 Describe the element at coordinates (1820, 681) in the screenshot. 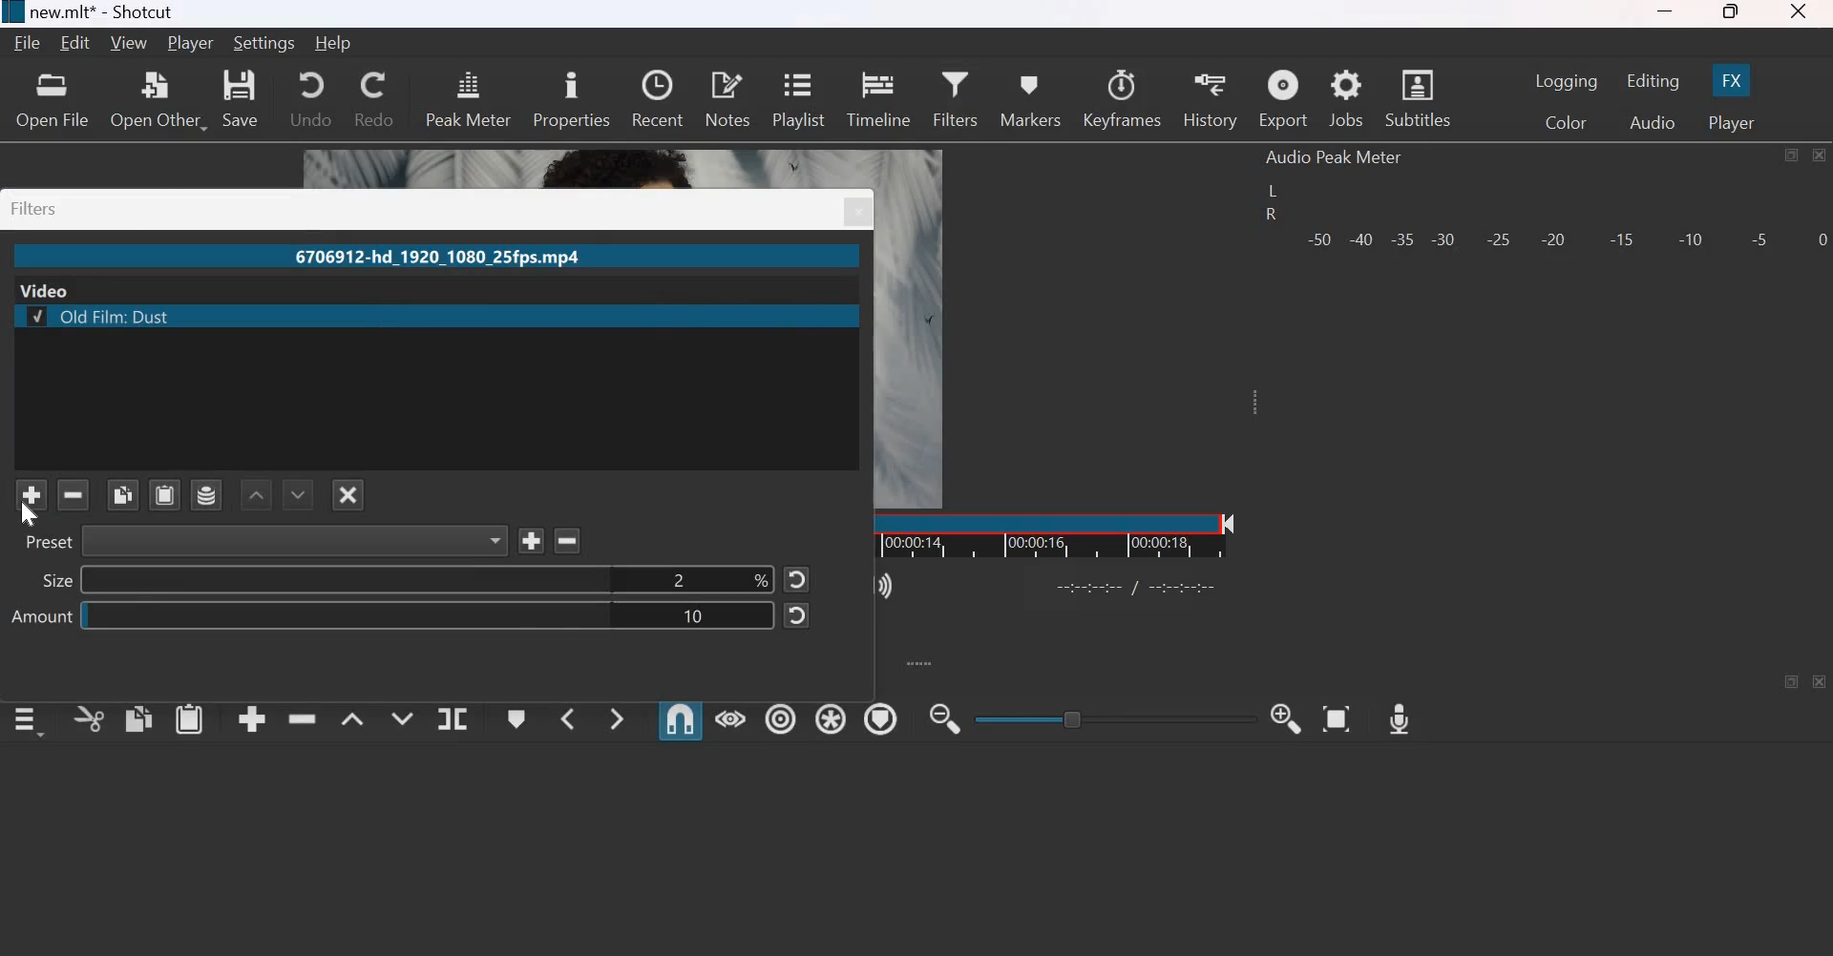

I see `close` at that location.